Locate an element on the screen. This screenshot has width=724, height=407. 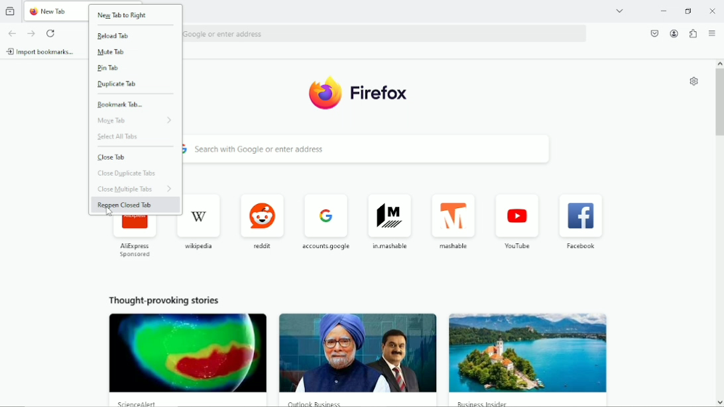
search bar is located at coordinates (371, 149).